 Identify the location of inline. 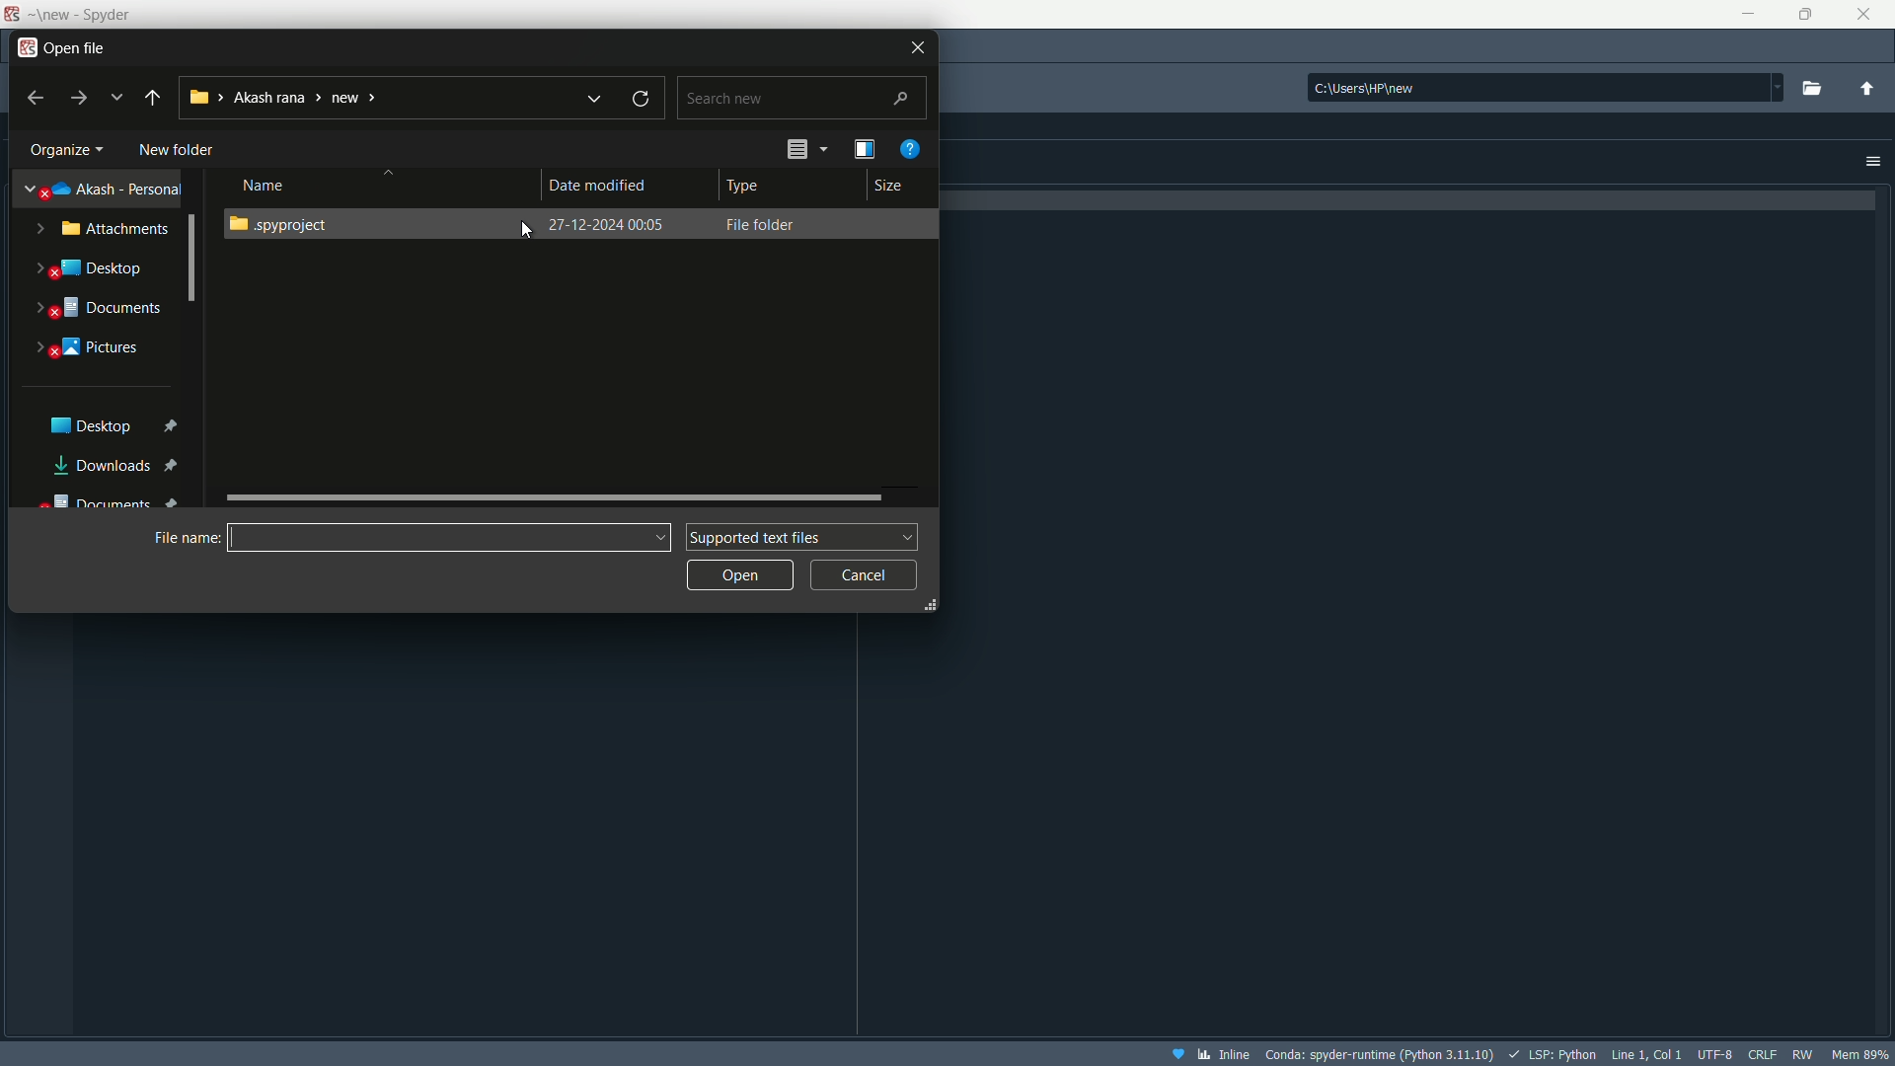
(1209, 1055).